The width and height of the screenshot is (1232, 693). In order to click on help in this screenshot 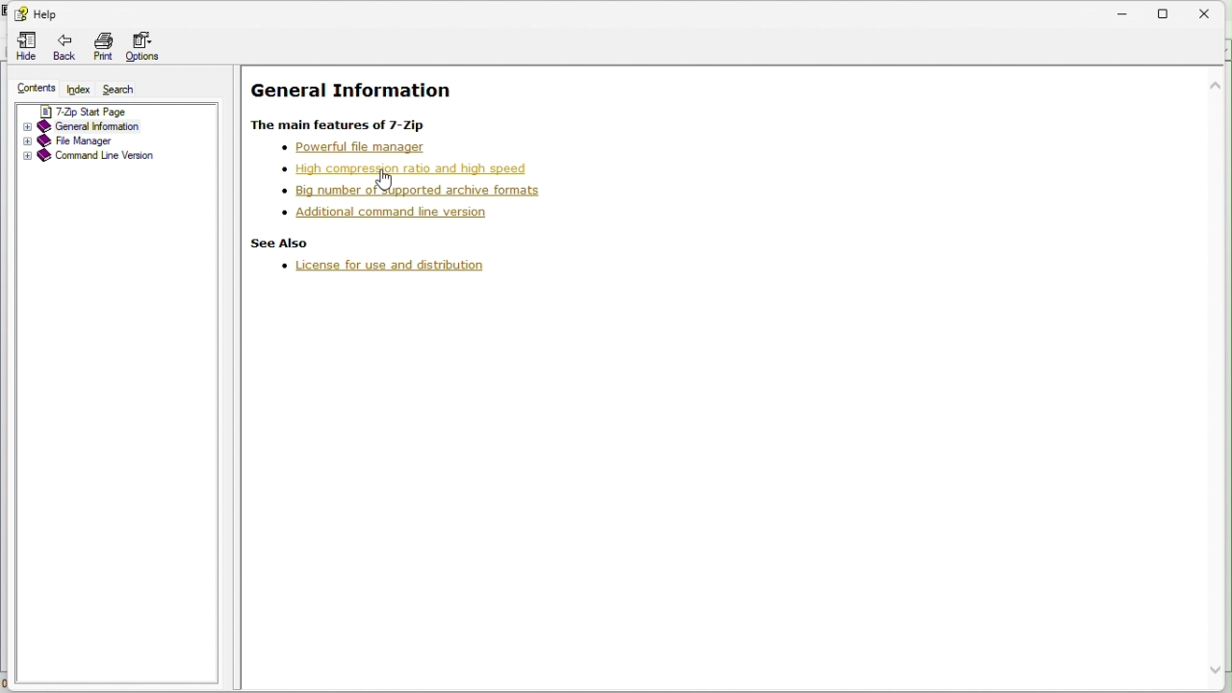, I will do `click(38, 12)`.